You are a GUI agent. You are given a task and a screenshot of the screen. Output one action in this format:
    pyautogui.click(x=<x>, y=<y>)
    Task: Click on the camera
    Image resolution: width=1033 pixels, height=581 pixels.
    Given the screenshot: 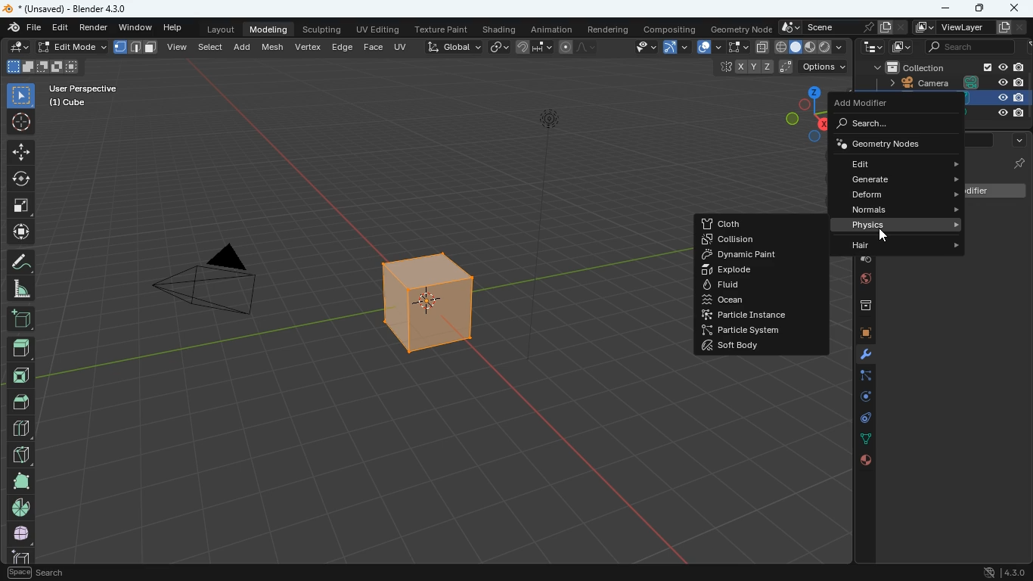 What is the action you would take?
    pyautogui.click(x=206, y=284)
    